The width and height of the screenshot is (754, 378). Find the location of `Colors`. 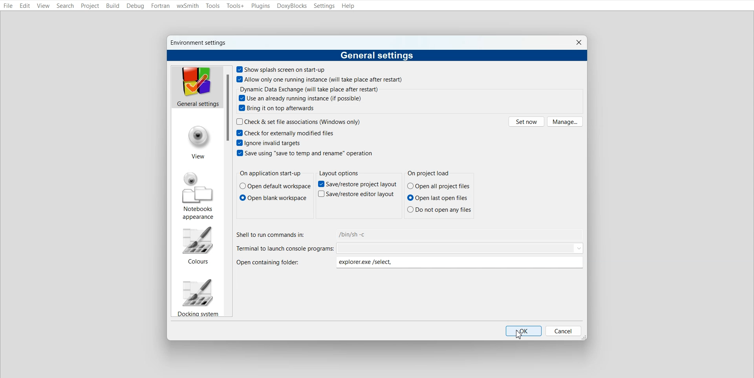

Colors is located at coordinates (197, 245).